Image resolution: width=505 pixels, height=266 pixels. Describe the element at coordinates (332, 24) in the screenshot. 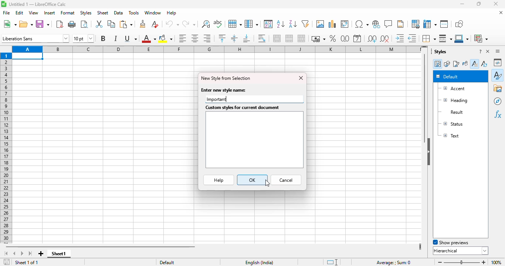

I see `insert chart` at that location.